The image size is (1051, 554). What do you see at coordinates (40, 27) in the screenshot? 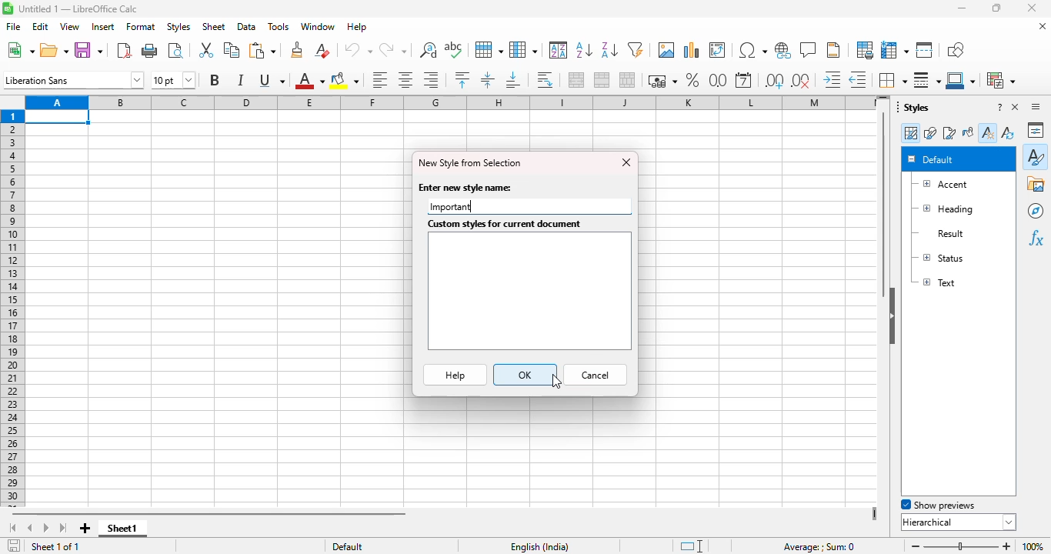
I see `edit` at bounding box center [40, 27].